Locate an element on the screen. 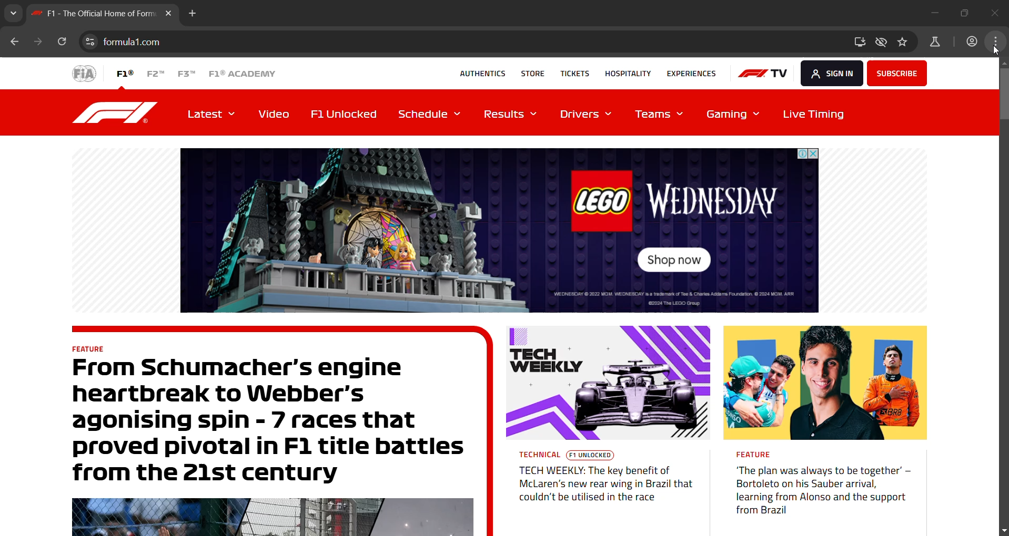 This screenshot has width=1009, height=536. Video is located at coordinates (269, 113).